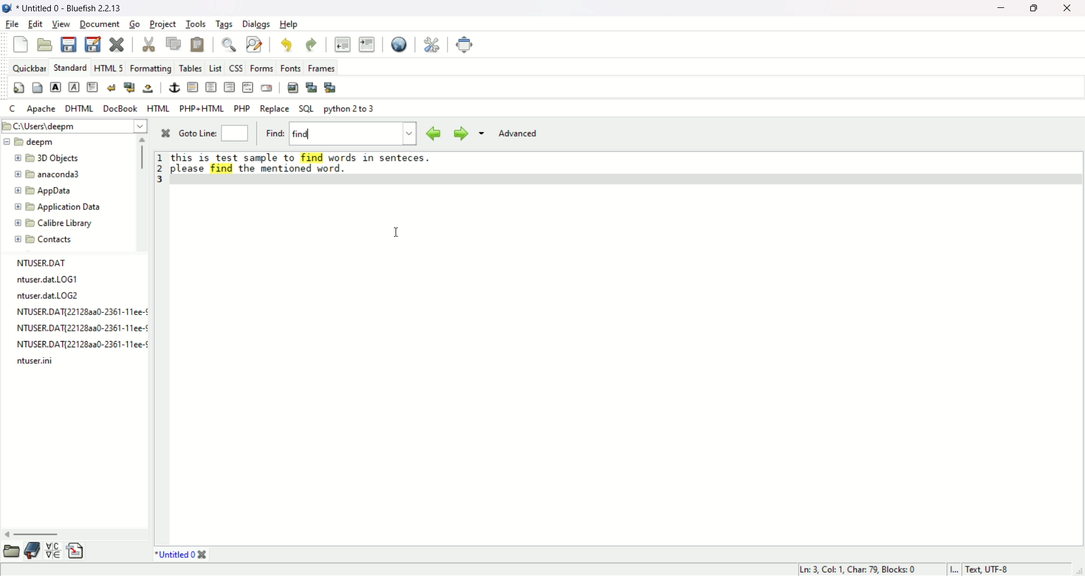 This screenshot has width=1085, height=576. Describe the element at coordinates (228, 44) in the screenshot. I see `find` at that location.